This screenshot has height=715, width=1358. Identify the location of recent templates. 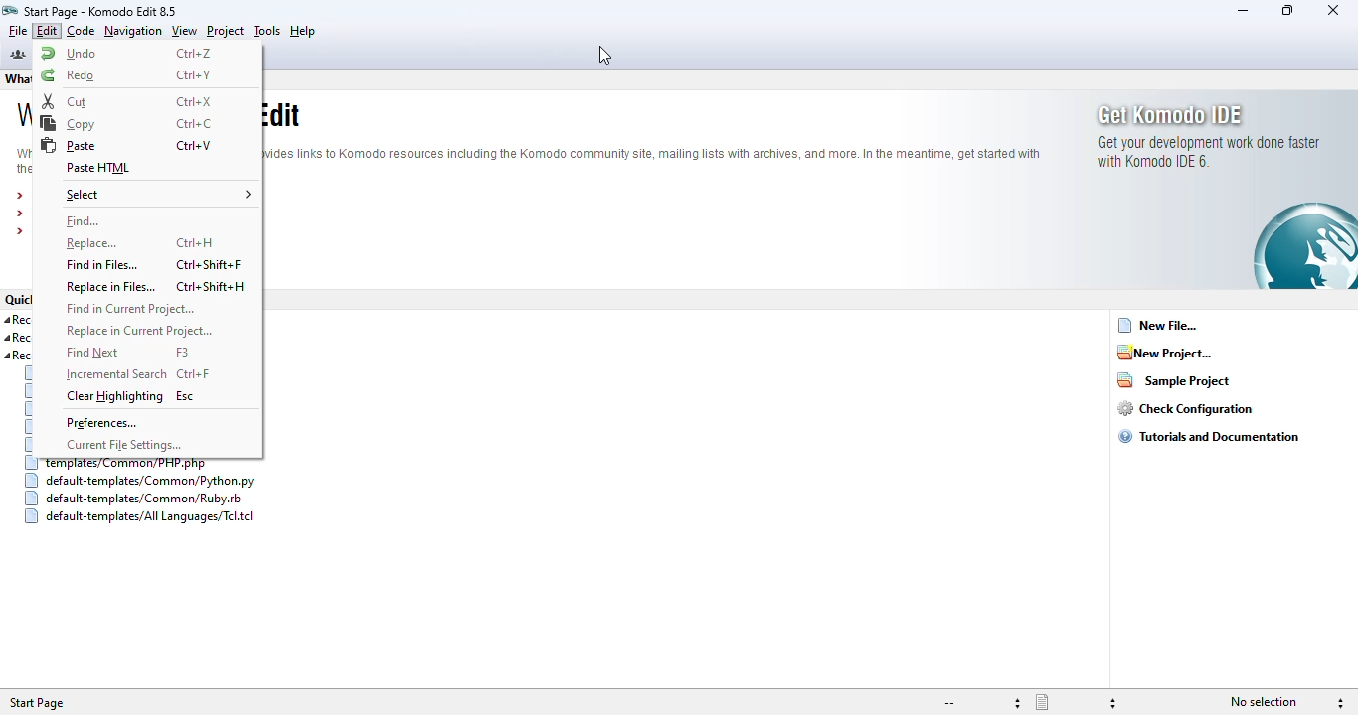
(136, 492).